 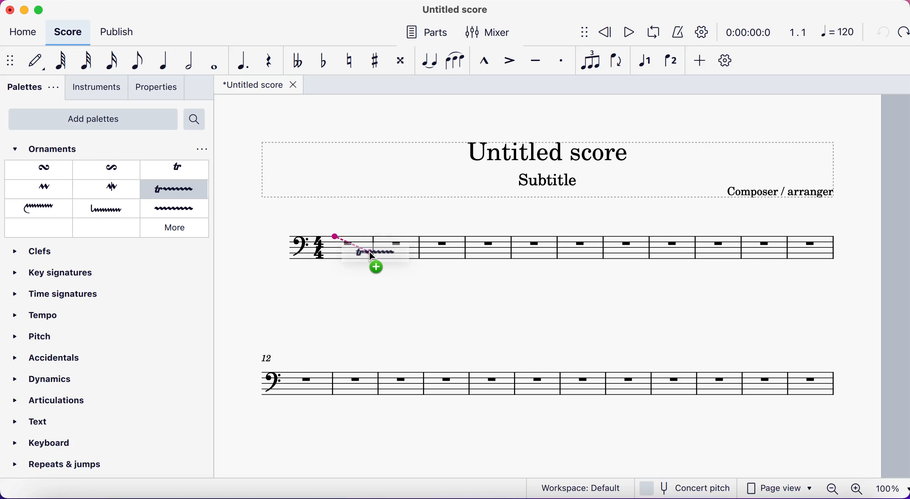 What do you see at coordinates (399, 62) in the screenshot?
I see `toggle double sharp` at bounding box center [399, 62].